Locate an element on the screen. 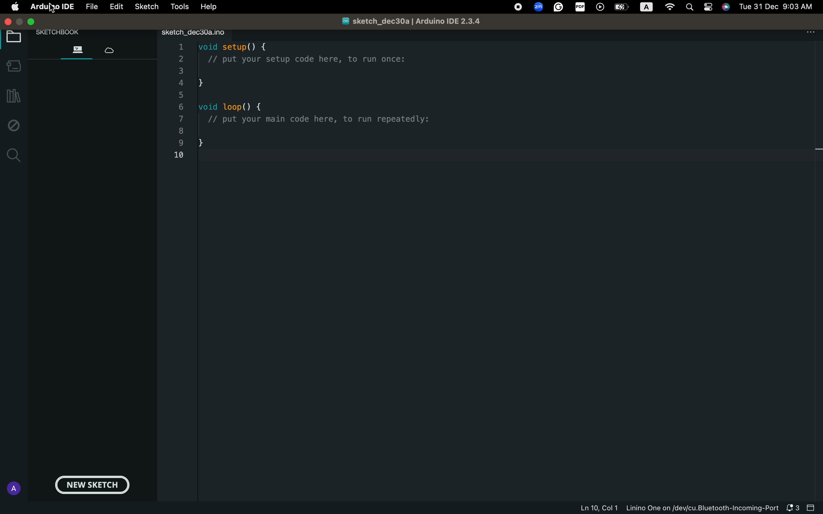 The height and width of the screenshot is (514, 823). board is located at coordinates (12, 38).